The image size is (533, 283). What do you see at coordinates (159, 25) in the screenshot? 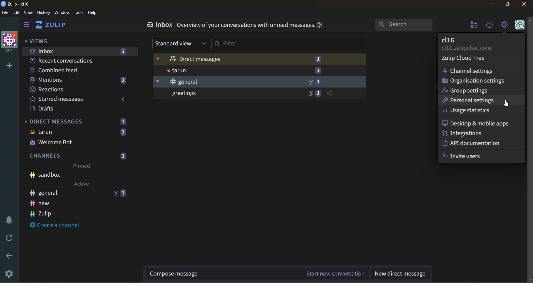
I see `inbox` at bounding box center [159, 25].